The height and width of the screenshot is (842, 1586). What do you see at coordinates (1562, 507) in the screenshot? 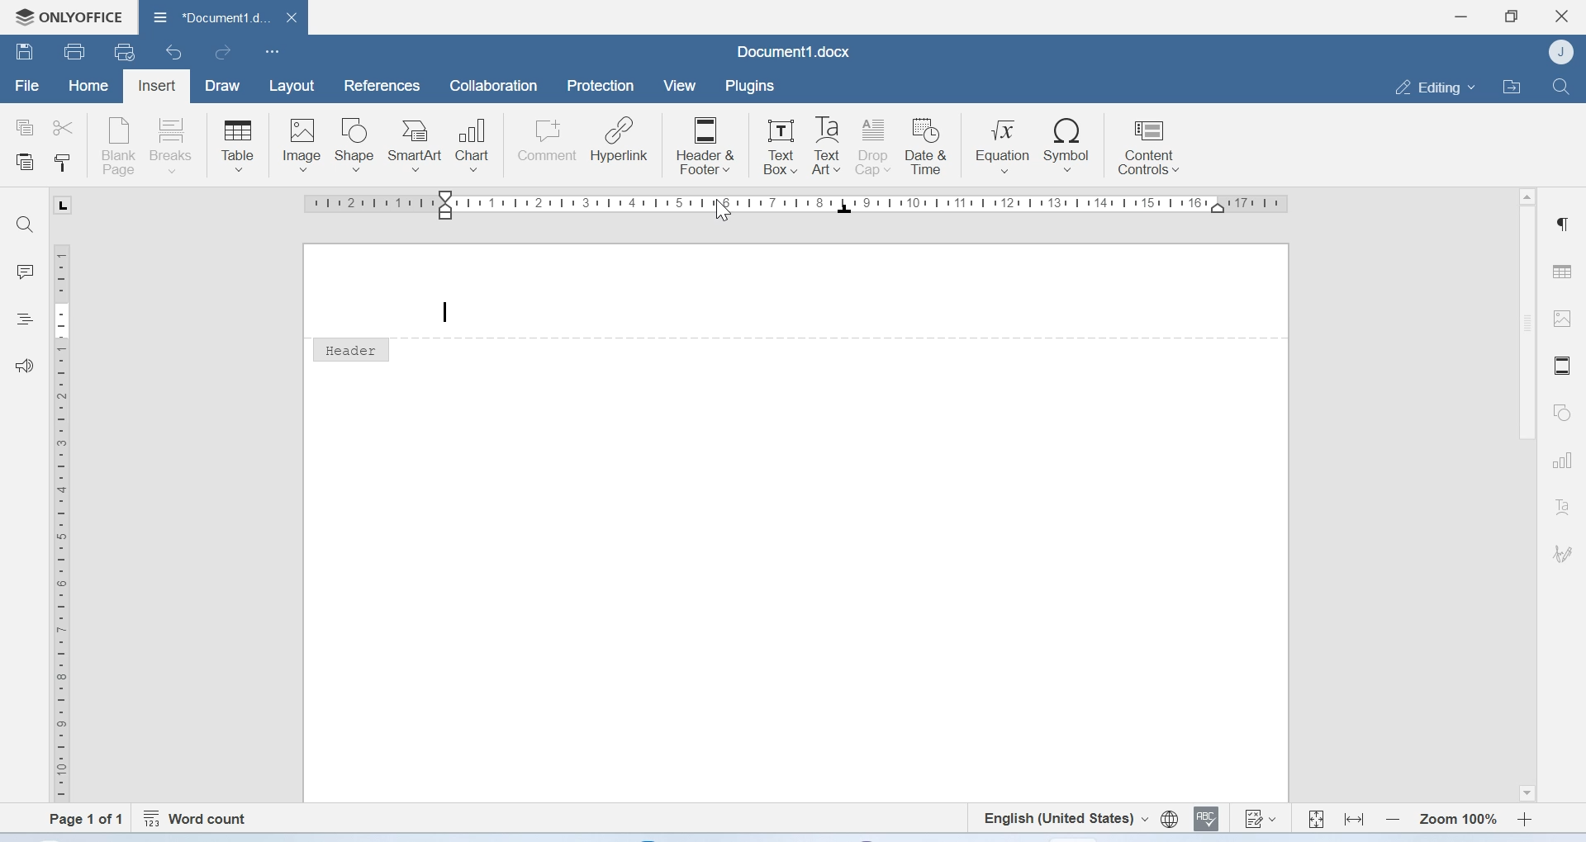
I see `Text` at bounding box center [1562, 507].